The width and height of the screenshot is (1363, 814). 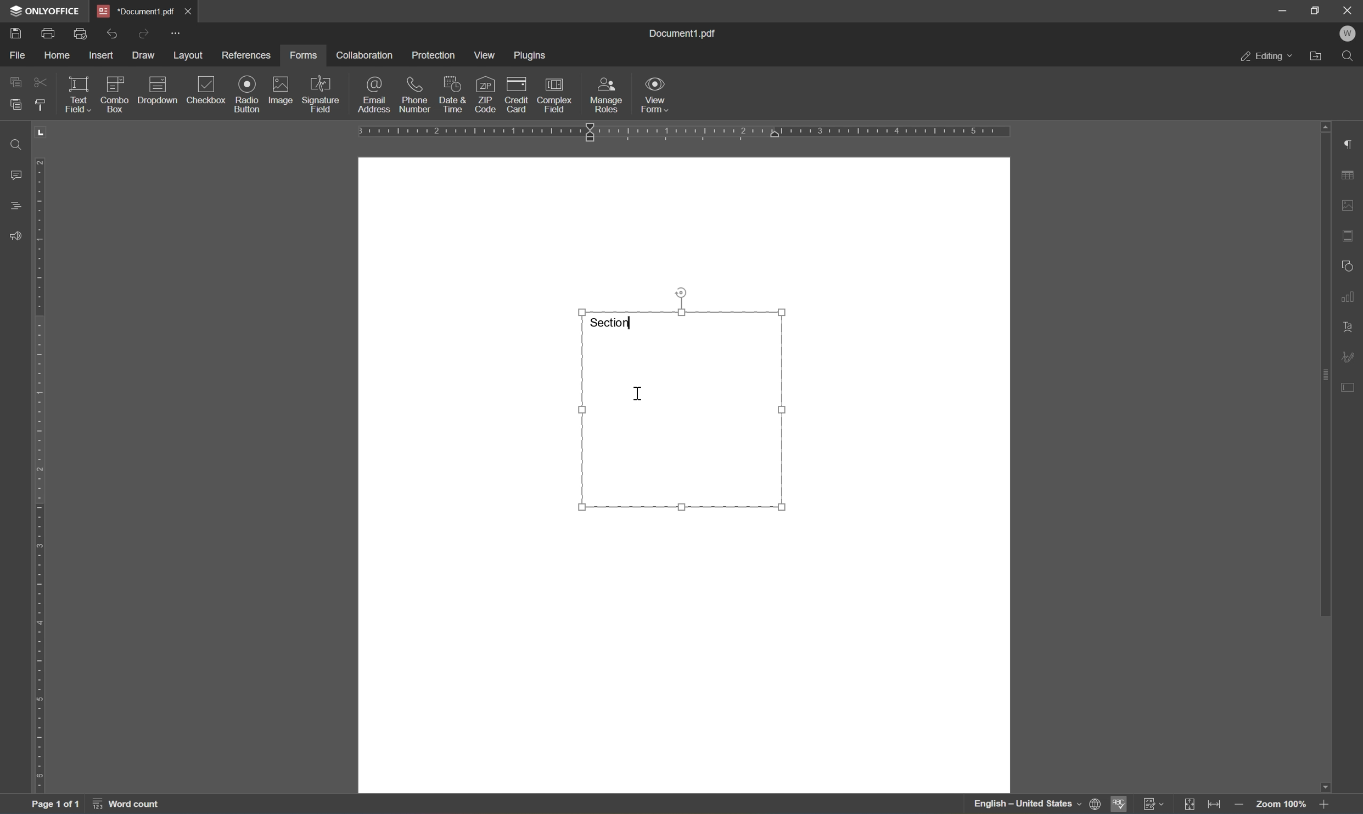 What do you see at coordinates (1351, 59) in the screenshot?
I see `Find` at bounding box center [1351, 59].